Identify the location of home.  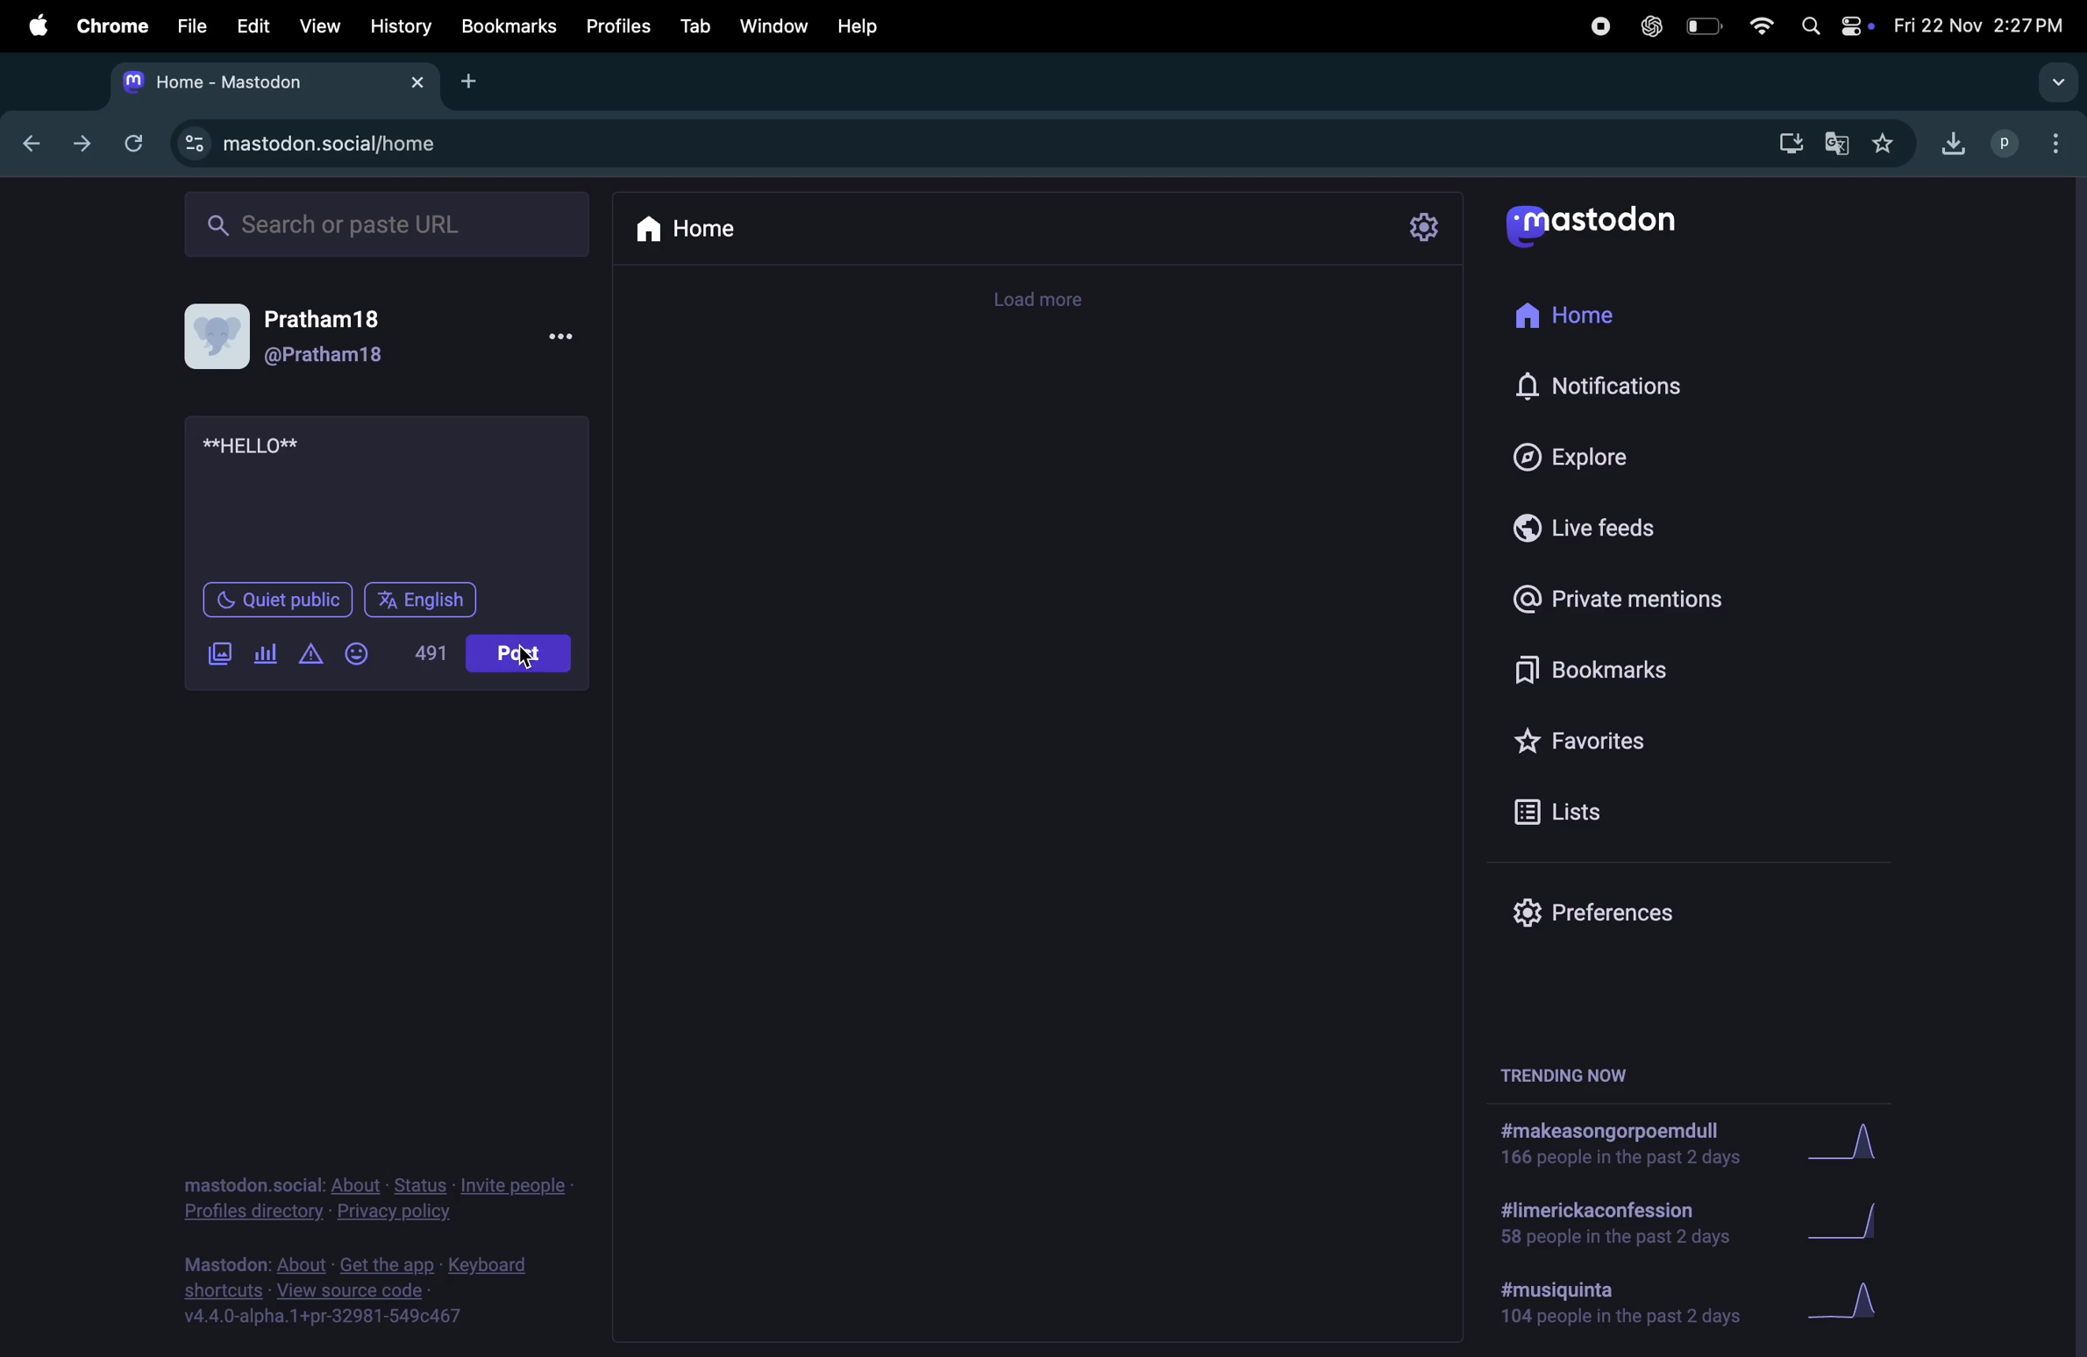
(705, 228).